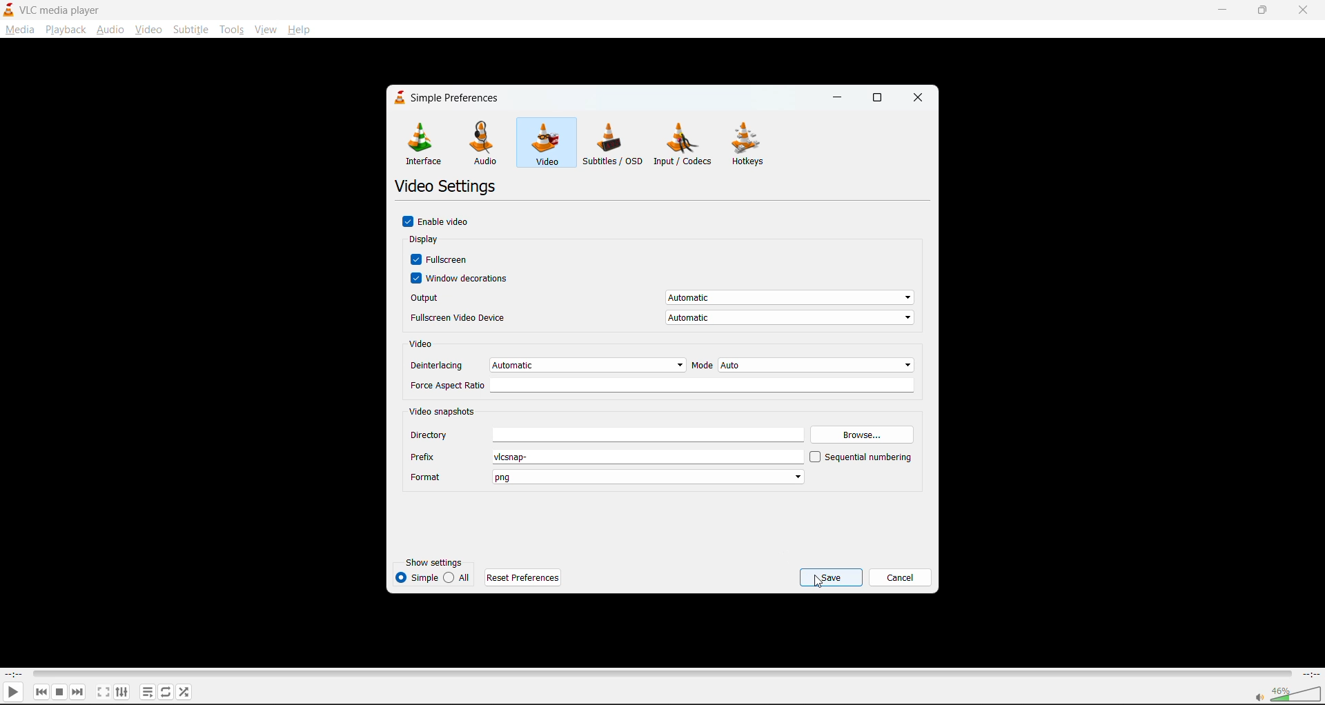 This screenshot has height=705, width=1325. What do you see at coordinates (41, 693) in the screenshot?
I see `previous` at bounding box center [41, 693].